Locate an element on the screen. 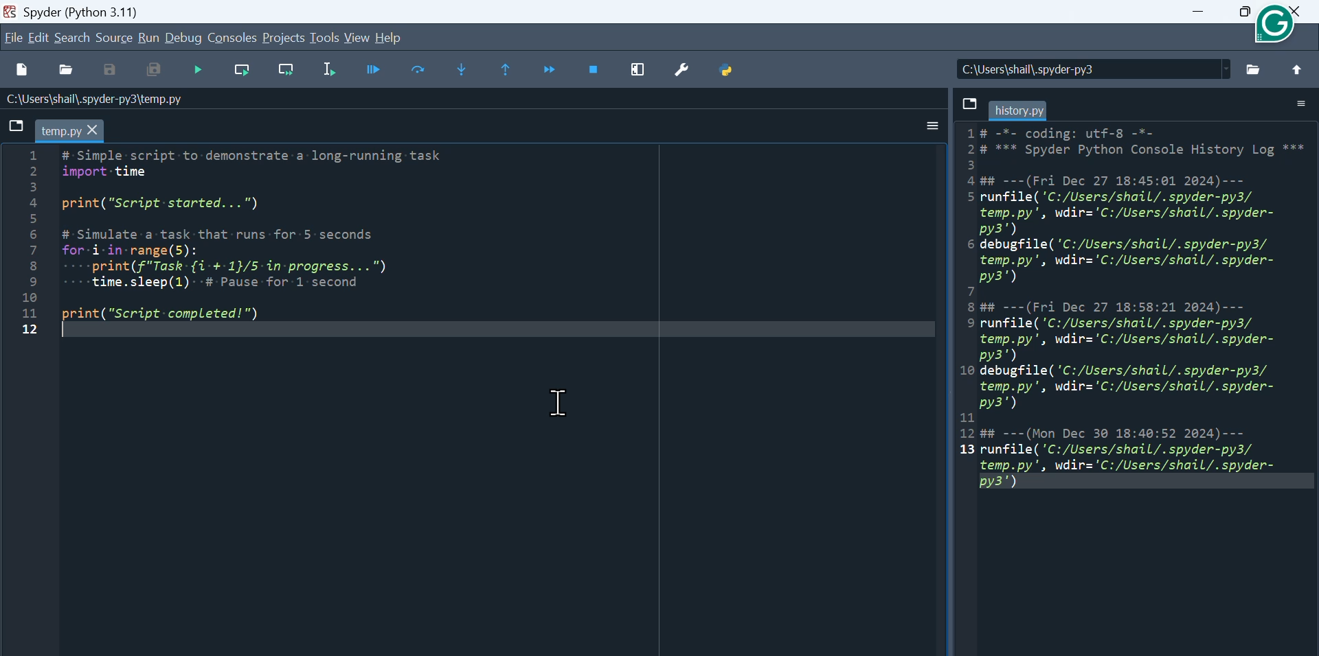 The width and height of the screenshot is (1319, 656). Edit is located at coordinates (38, 38).